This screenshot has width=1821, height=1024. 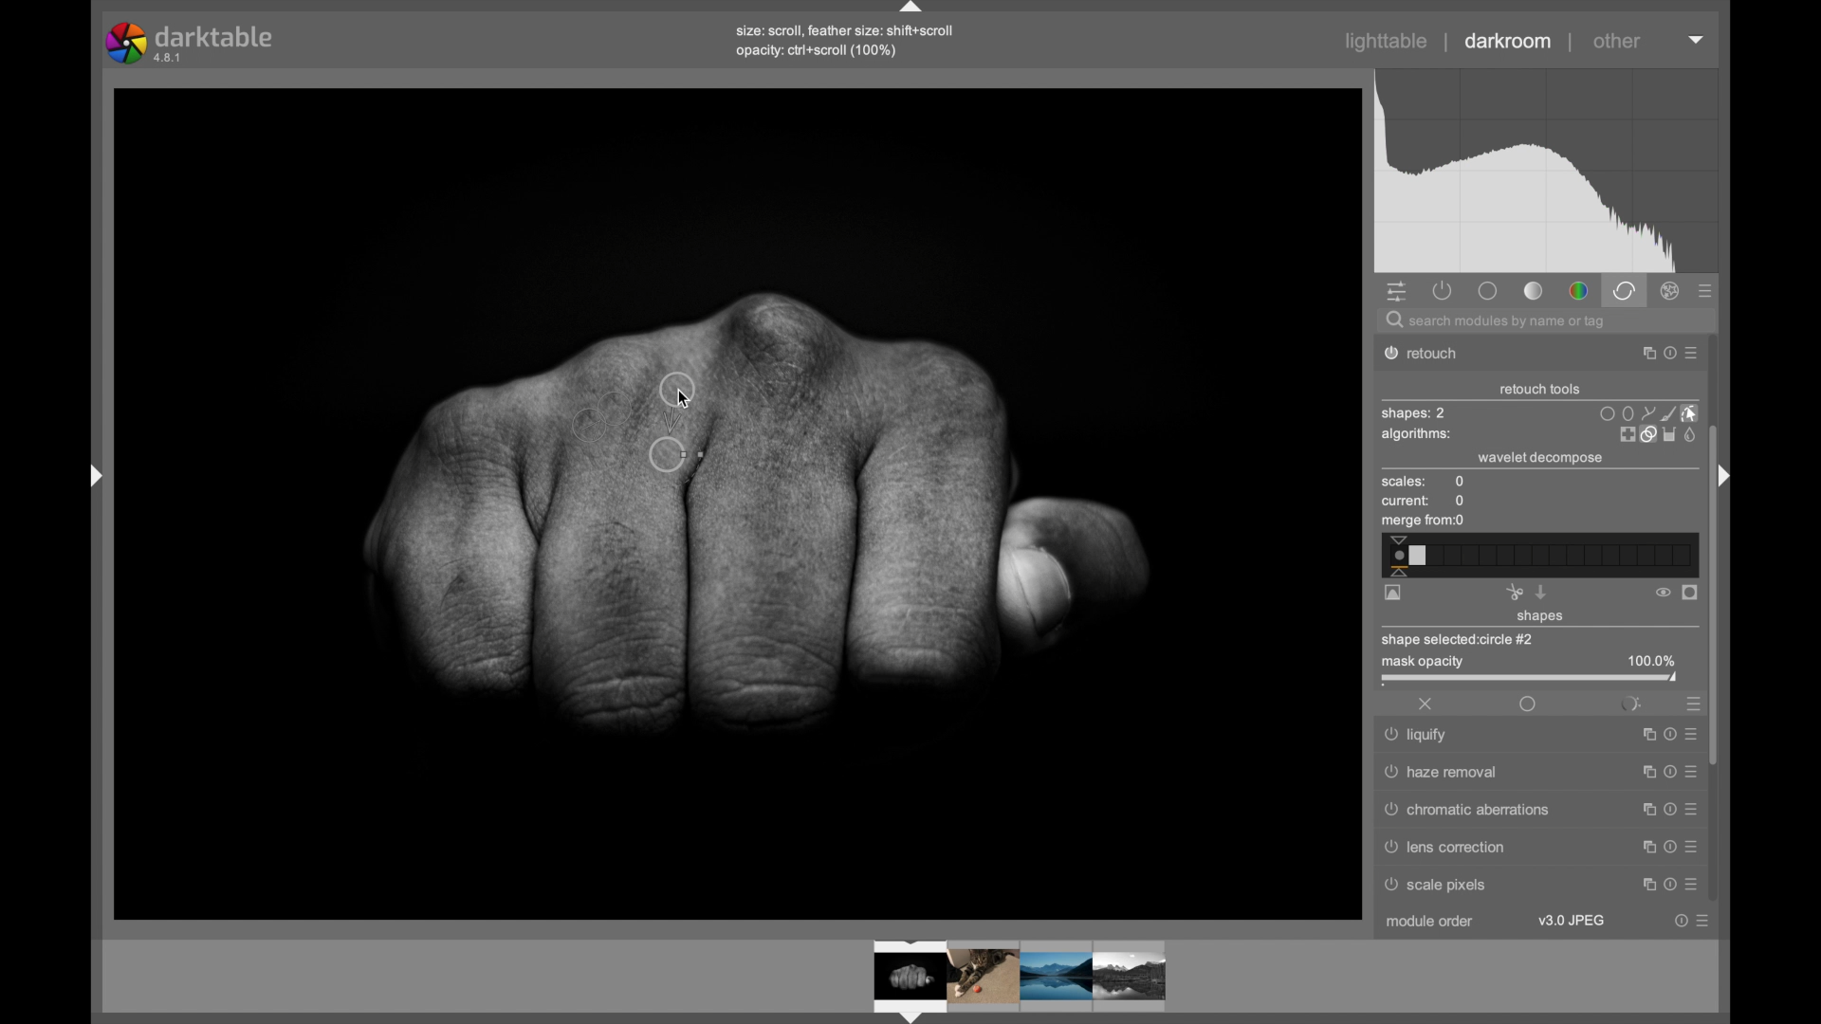 What do you see at coordinates (1617, 41) in the screenshot?
I see `other` at bounding box center [1617, 41].